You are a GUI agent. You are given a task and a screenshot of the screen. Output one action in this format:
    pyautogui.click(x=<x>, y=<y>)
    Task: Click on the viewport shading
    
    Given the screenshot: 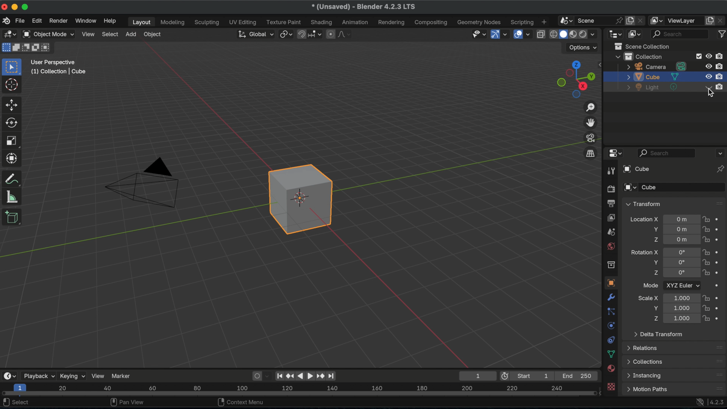 What is the action you would take?
    pyautogui.click(x=573, y=33)
    